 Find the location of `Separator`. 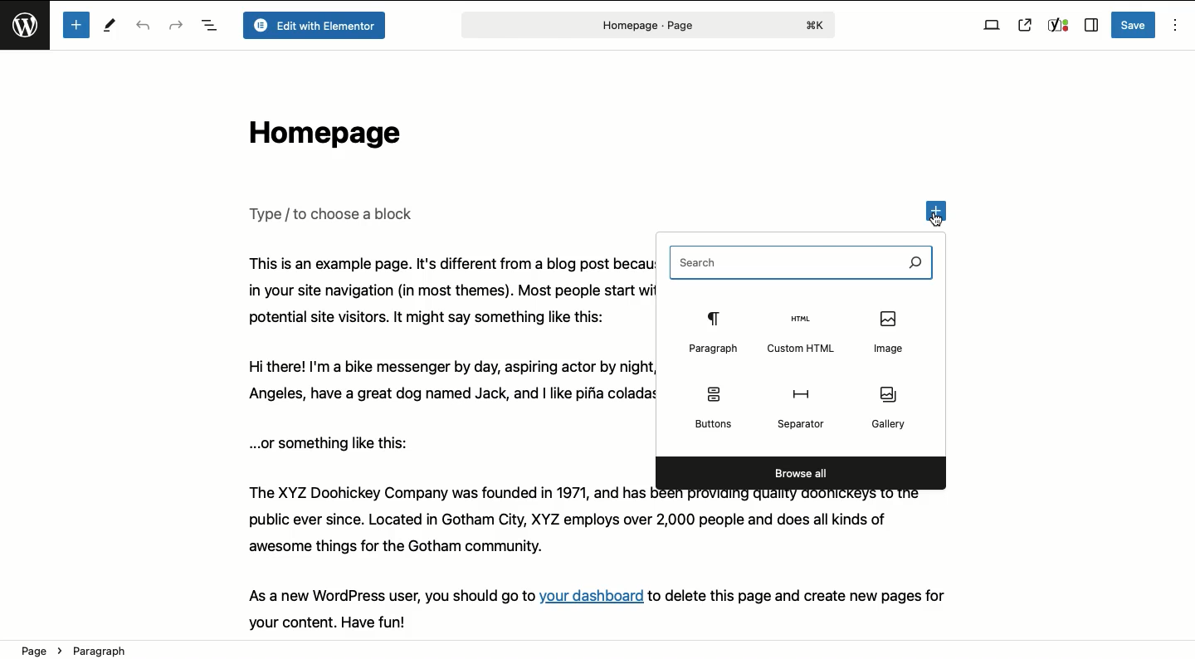

Separator is located at coordinates (803, 410).